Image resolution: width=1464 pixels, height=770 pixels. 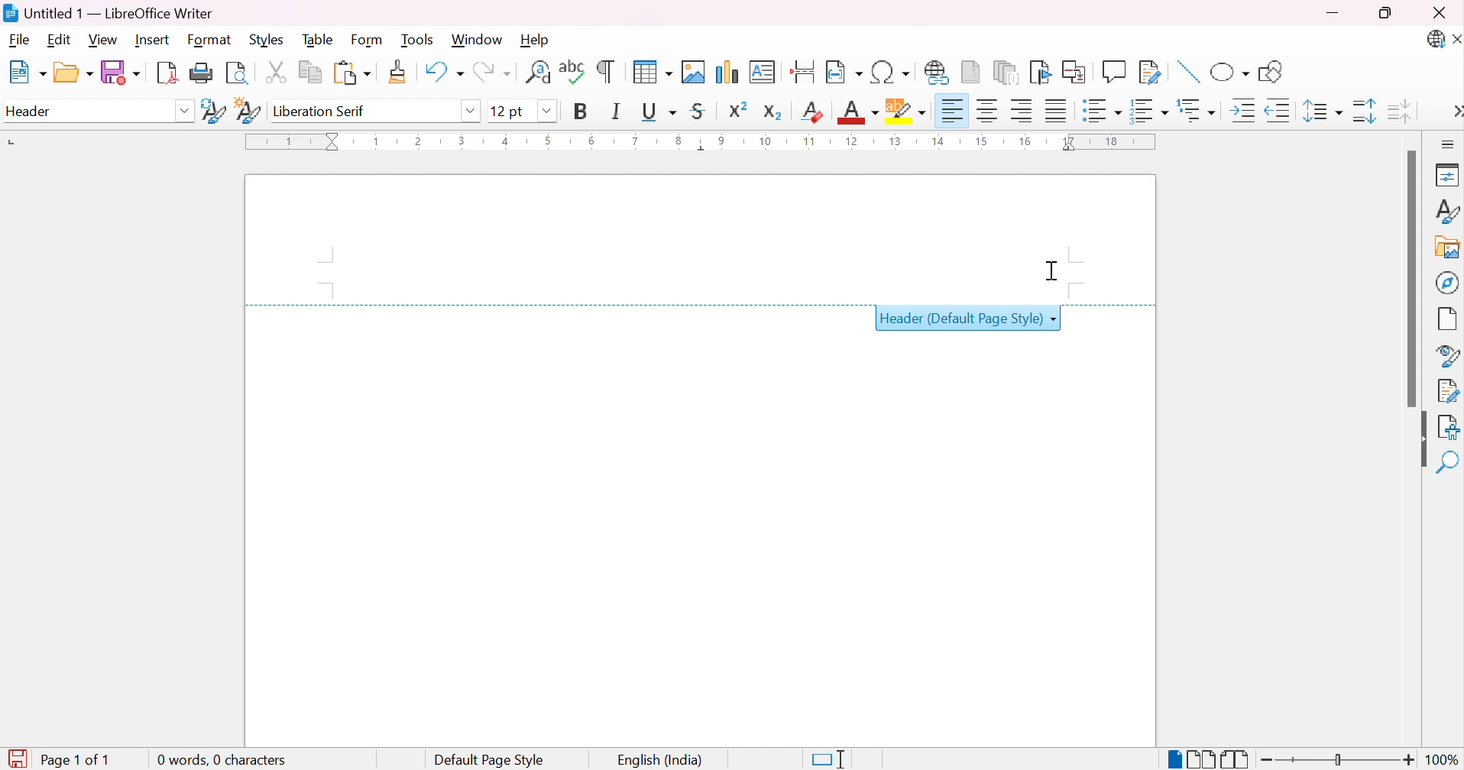 I want to click on Bold, so click(x=583, y=112).